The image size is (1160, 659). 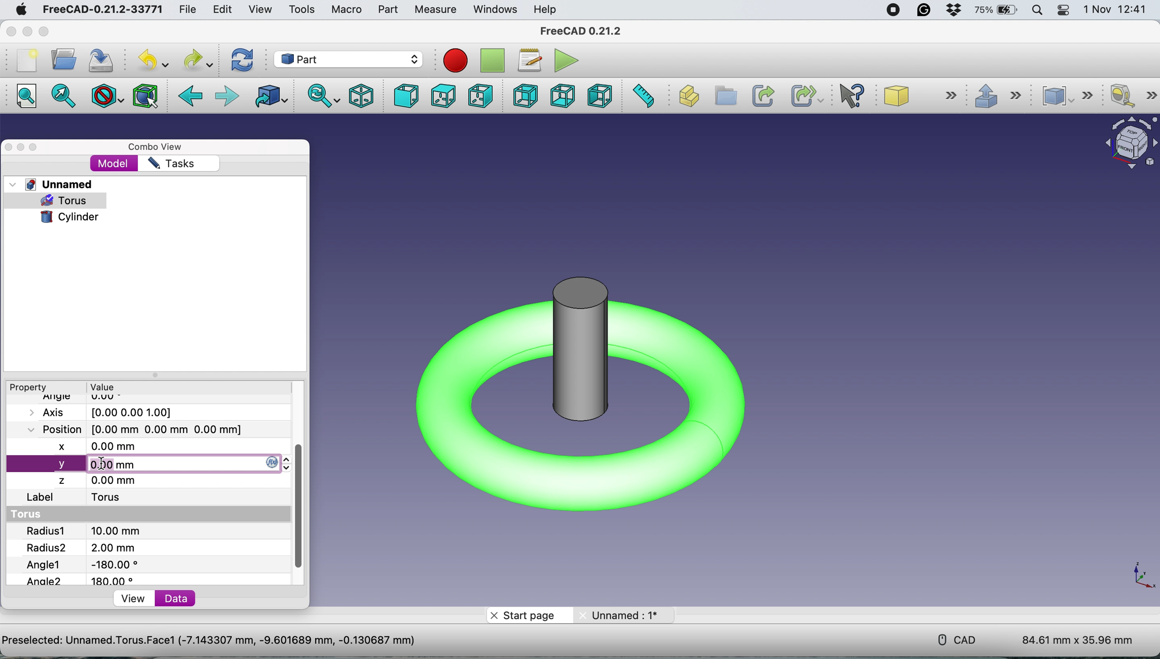 What do you see at coordinates (1127, 145) in the screenshot?
I see `object interface` at bounding box center [1127, 145].